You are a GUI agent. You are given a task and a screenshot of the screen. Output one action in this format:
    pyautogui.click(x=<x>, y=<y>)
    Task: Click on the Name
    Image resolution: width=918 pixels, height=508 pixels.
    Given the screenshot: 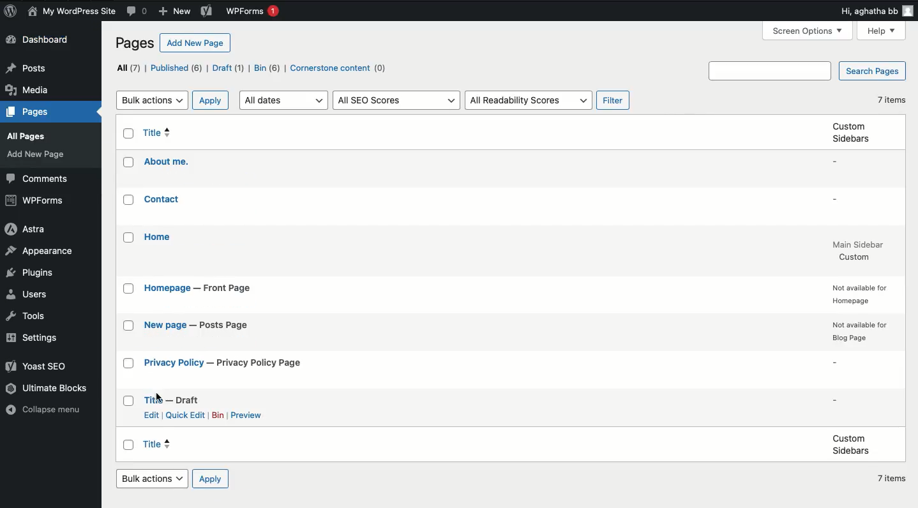 What is the action you would take?
    pyautogui.click(x=70, y=11)
    